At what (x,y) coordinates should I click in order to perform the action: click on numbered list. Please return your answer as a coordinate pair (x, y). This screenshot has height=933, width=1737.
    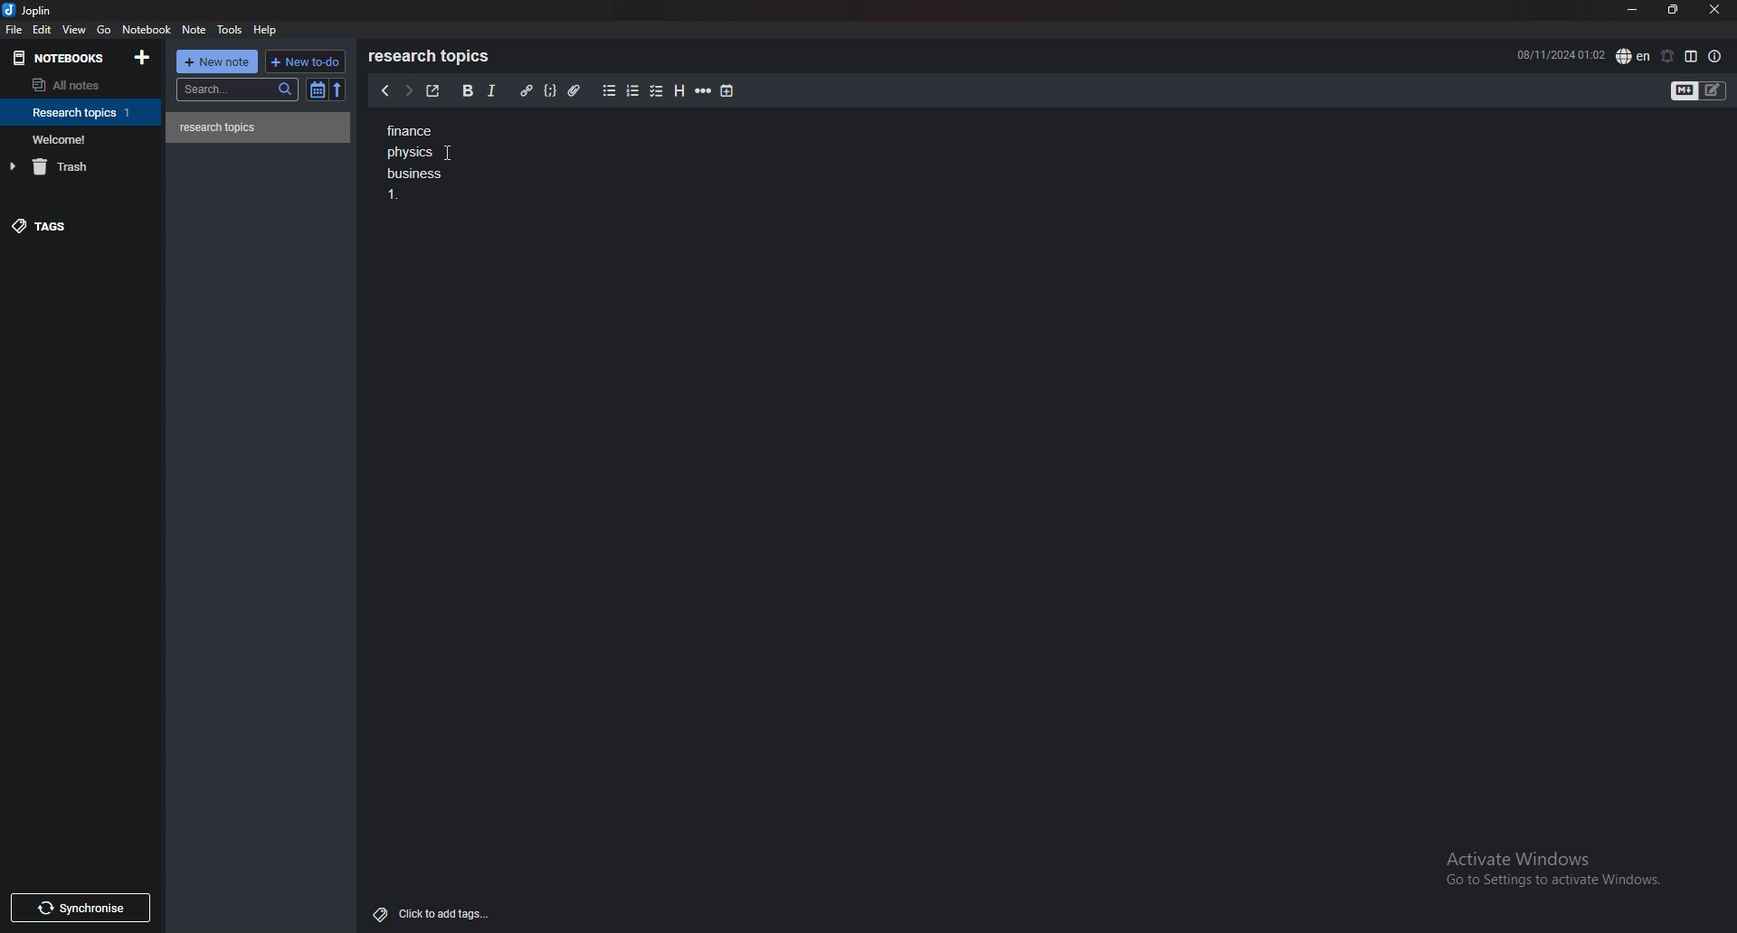
    Looking at the image, I should click on (634, 91).